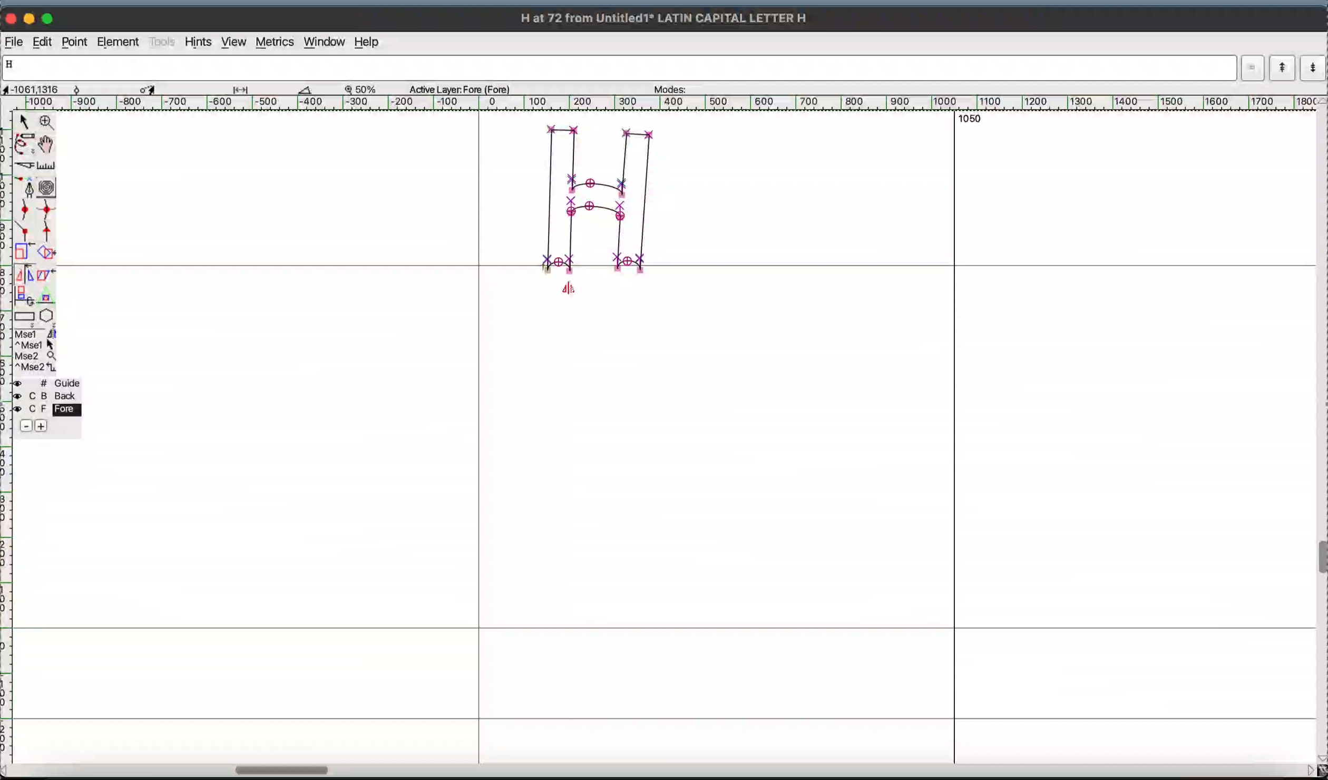 The width and height of the screenshot is (1328, 780). I want to click on layer palette, so click(48, 405).